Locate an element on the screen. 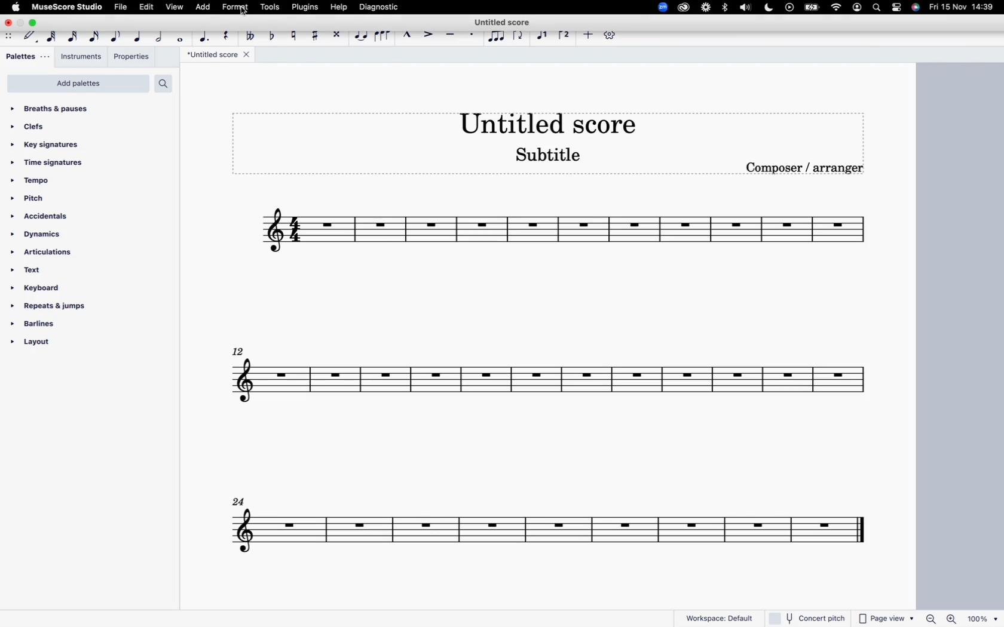 This screenshot has height=627, width=1004. score is located at coordinates (546, 385).